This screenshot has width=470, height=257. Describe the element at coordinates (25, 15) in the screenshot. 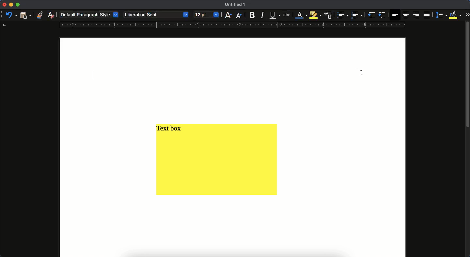

I see `paste` at that location.